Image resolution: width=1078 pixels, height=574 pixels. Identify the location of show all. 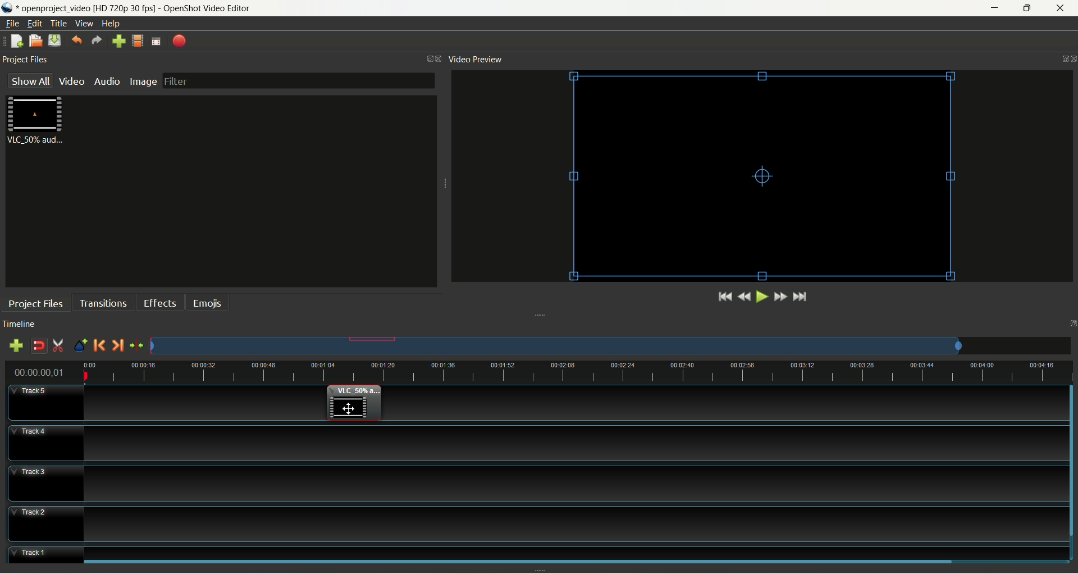
(31, 80).